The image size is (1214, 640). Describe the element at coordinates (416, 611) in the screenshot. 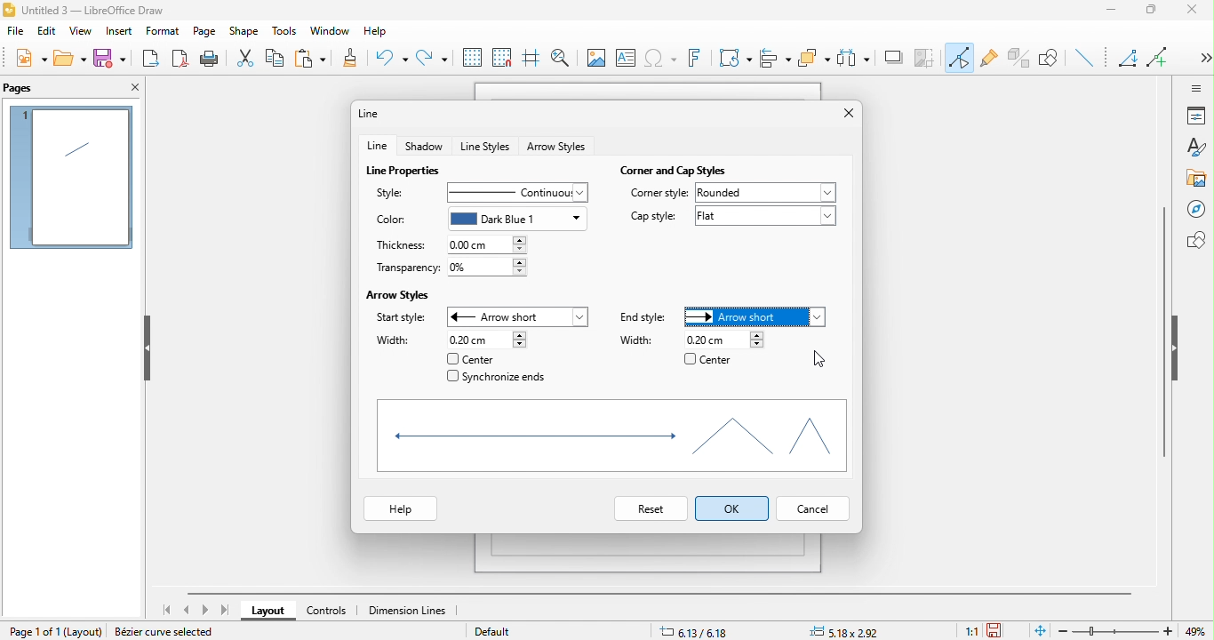

I see `dimension line` at that location.